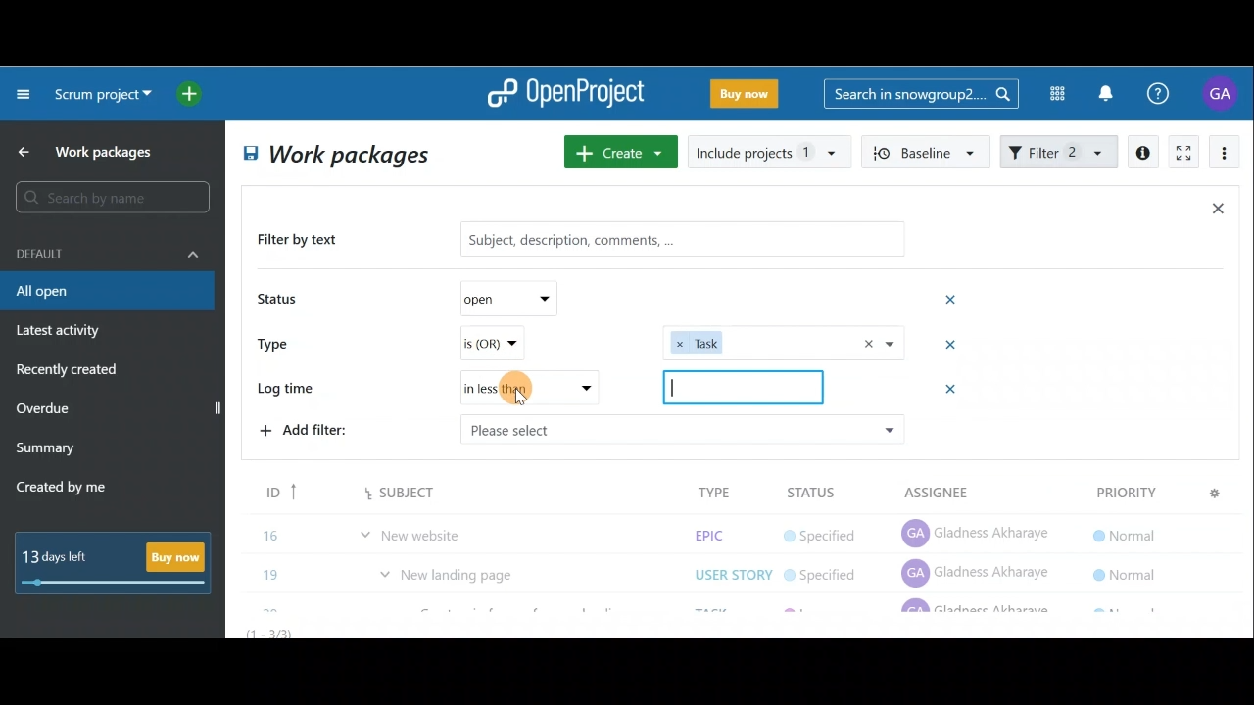 This screenshot has width=1254, height=705. I want to click on Close, so click(1217, 212).